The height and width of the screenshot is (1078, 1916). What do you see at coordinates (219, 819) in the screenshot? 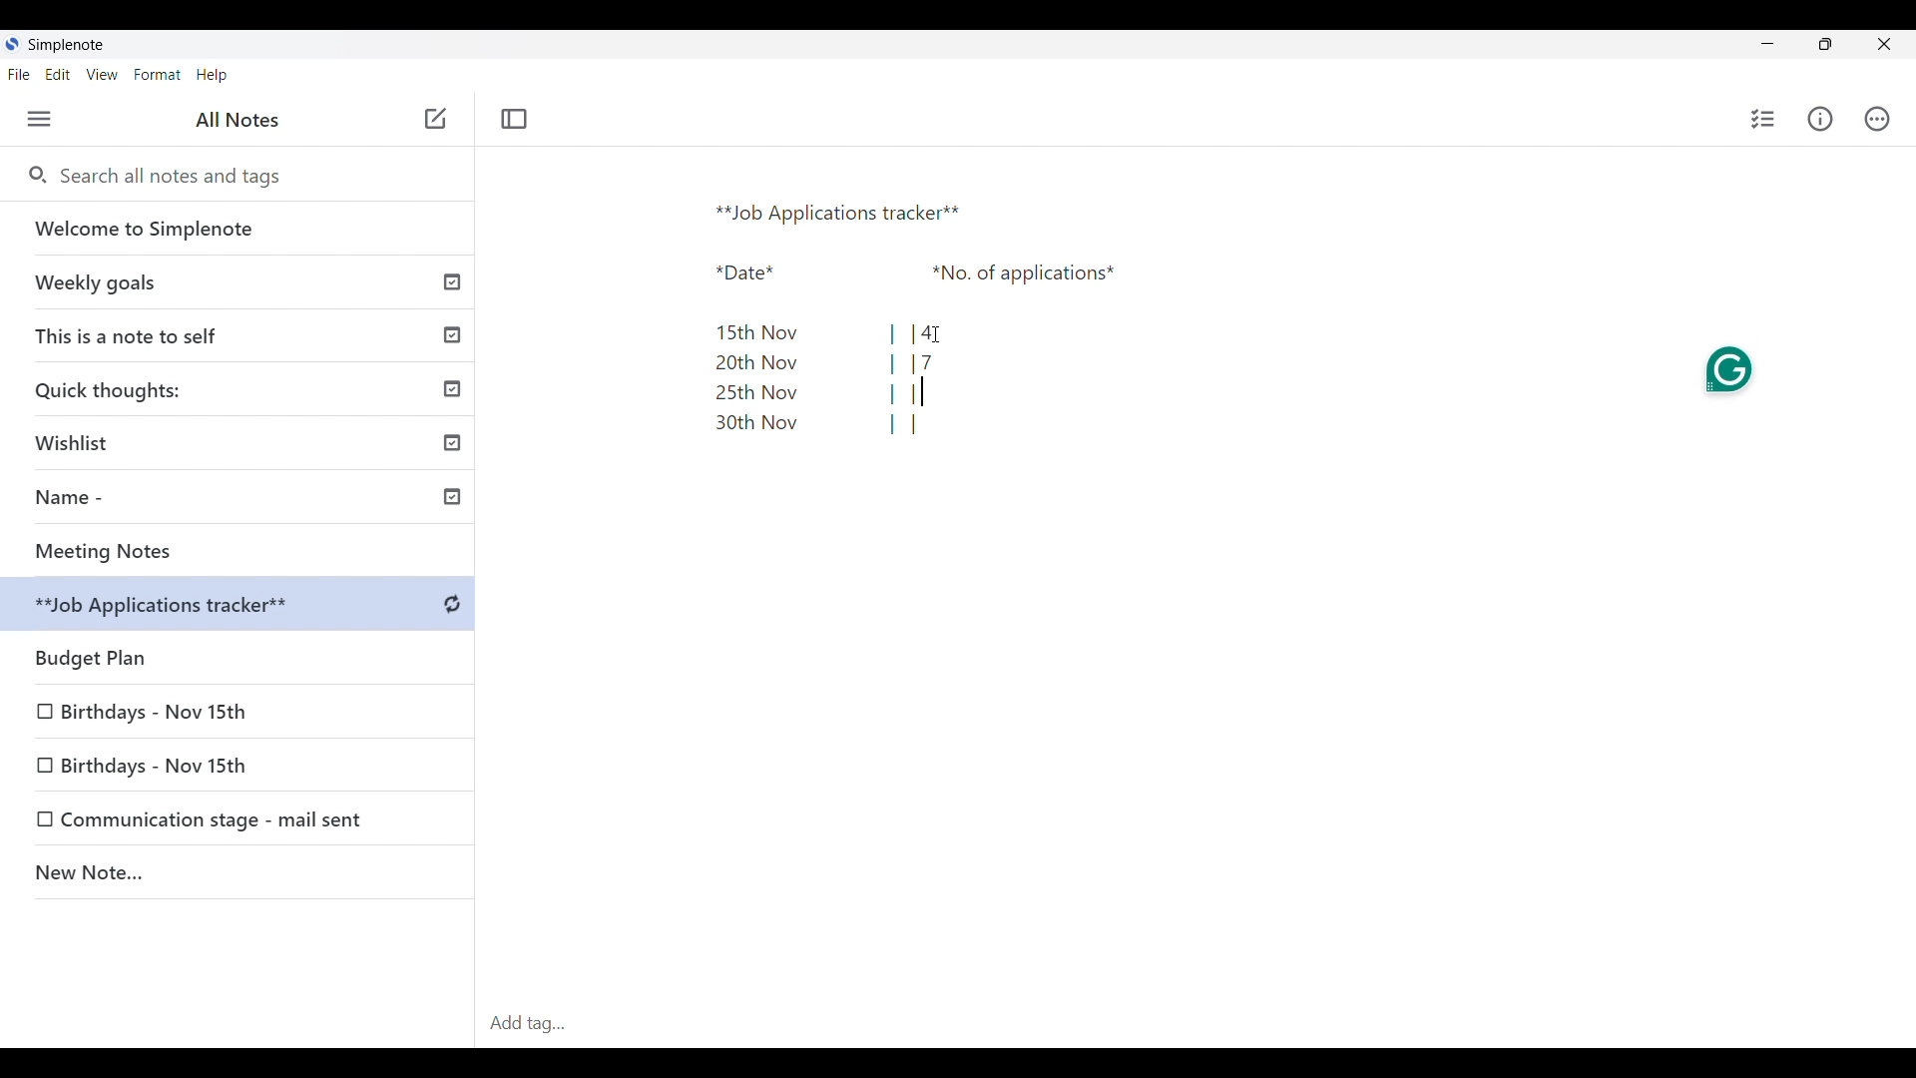
I see `Communication stage - mail sent` at bounding box center [219, 819].